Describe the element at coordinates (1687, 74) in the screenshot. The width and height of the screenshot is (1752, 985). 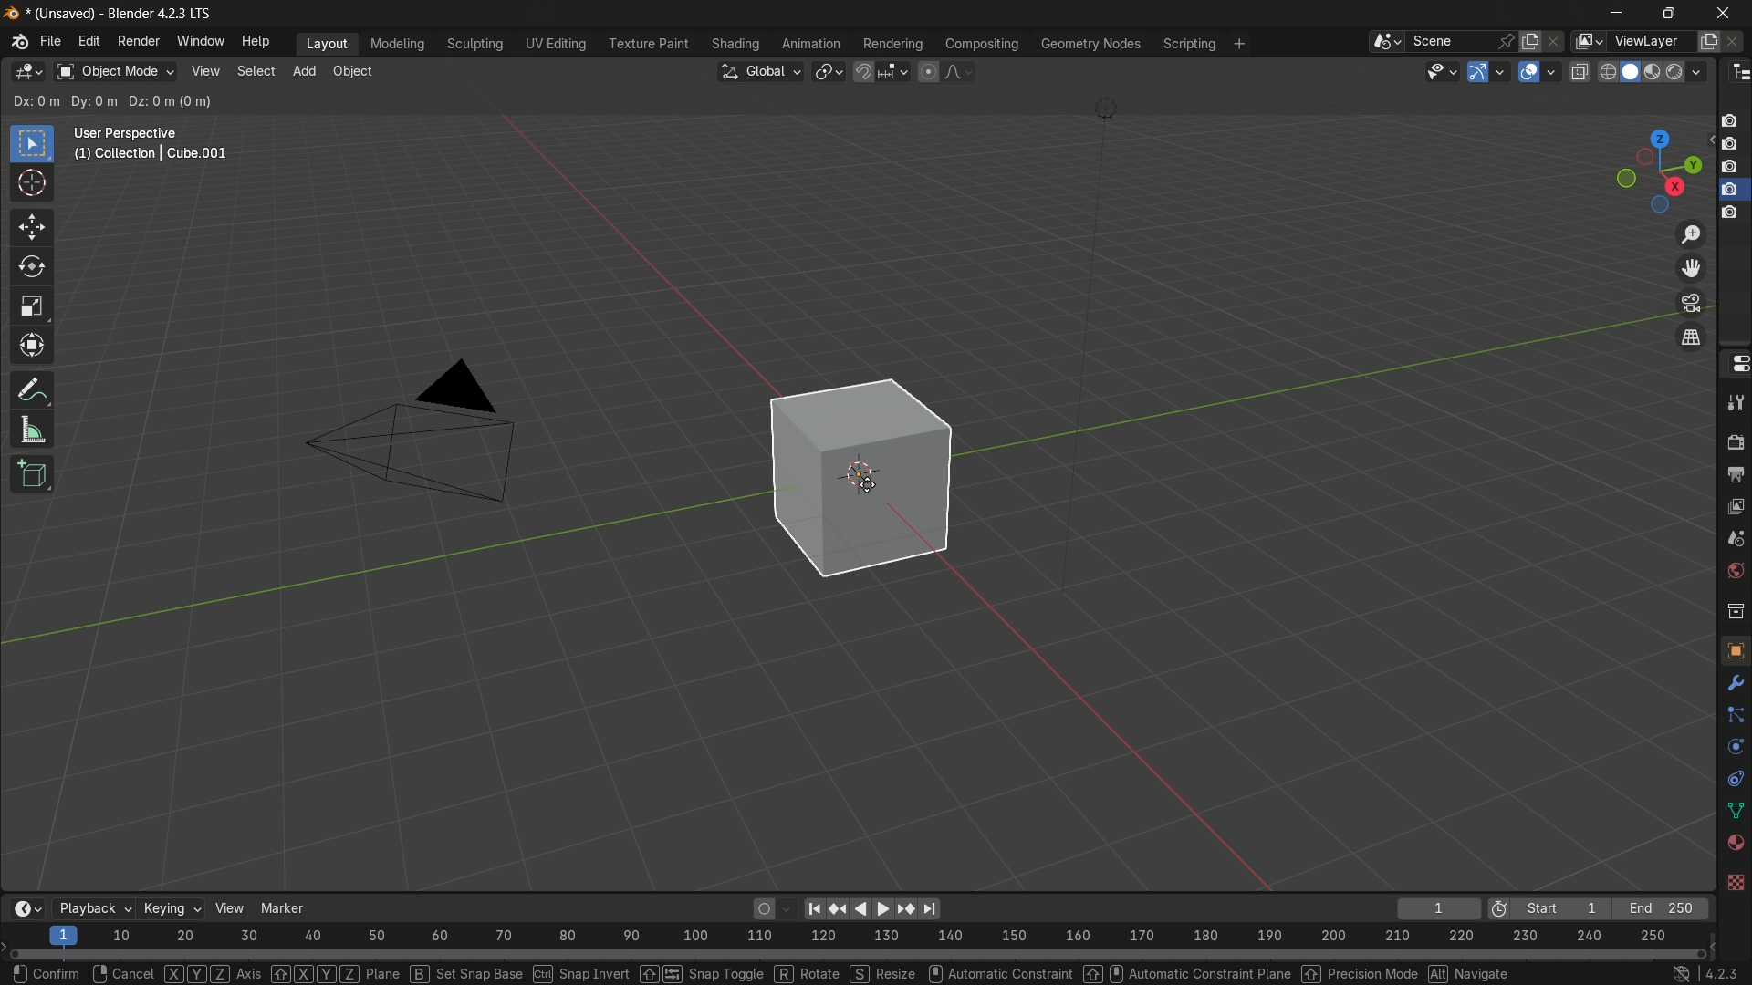
I see `rendered display` at that location.